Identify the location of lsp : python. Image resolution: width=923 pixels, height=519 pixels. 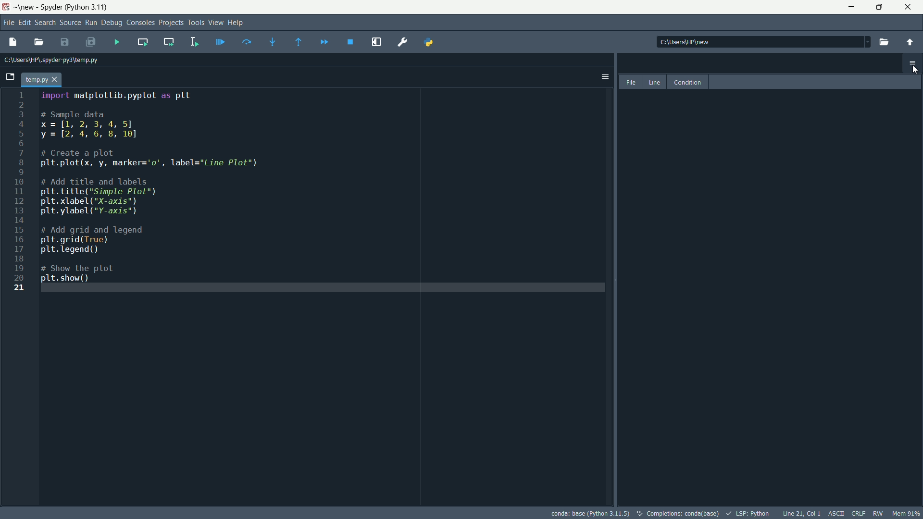
(748, 513).